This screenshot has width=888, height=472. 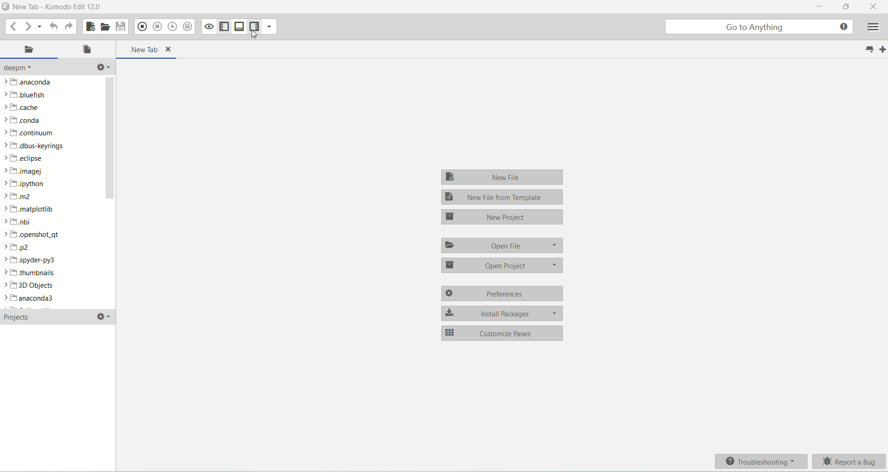 I want to click on cache, so click(x=25, y=107).